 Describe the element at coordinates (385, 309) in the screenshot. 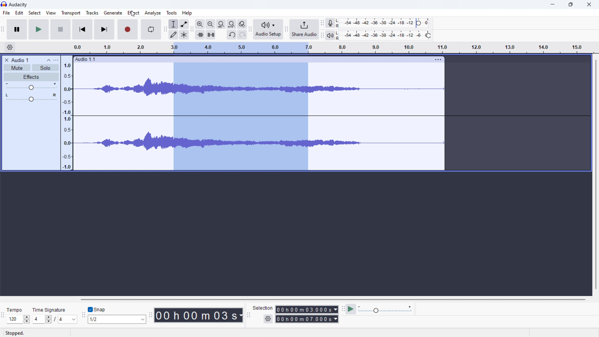

I see `playback speed` at that location.